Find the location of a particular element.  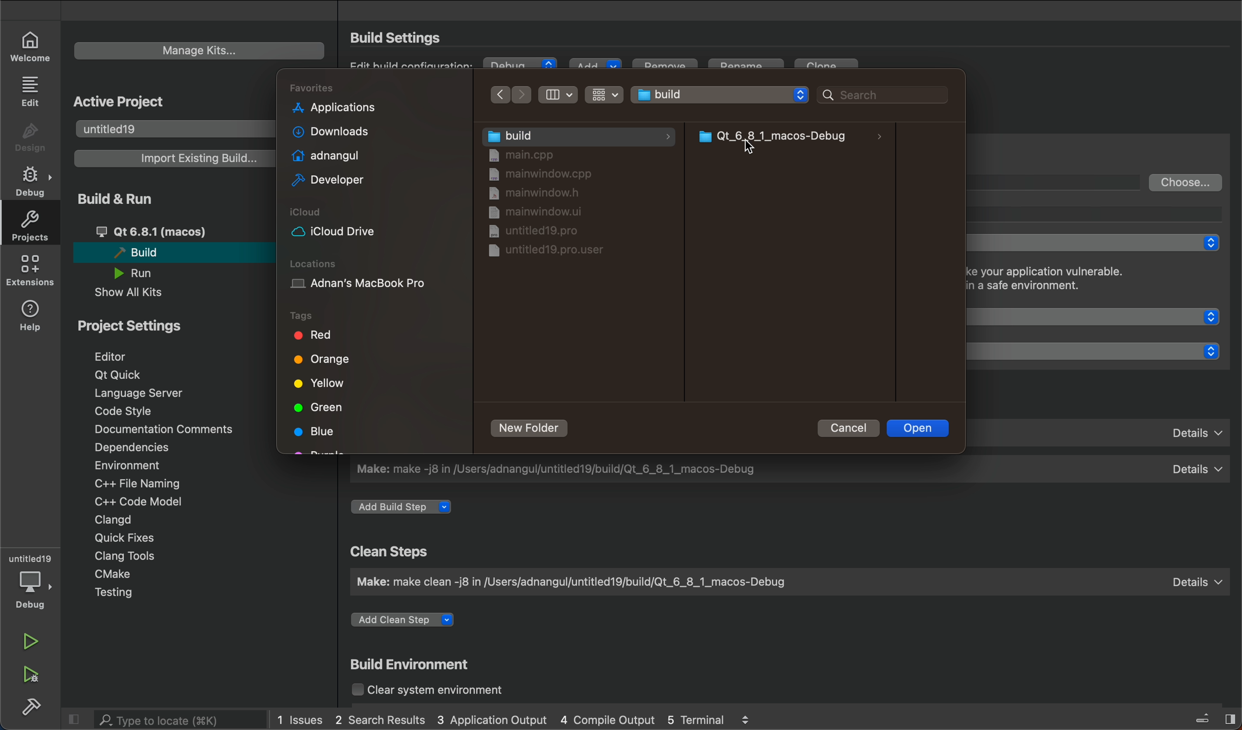

close side bar is located at coordinates (1206, 717).